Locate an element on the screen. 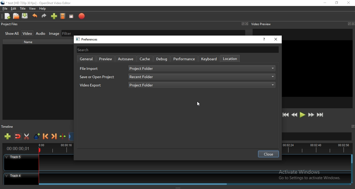 This screenshot has height=189, width=355. Enable razor is located at coordinates (28, 137).